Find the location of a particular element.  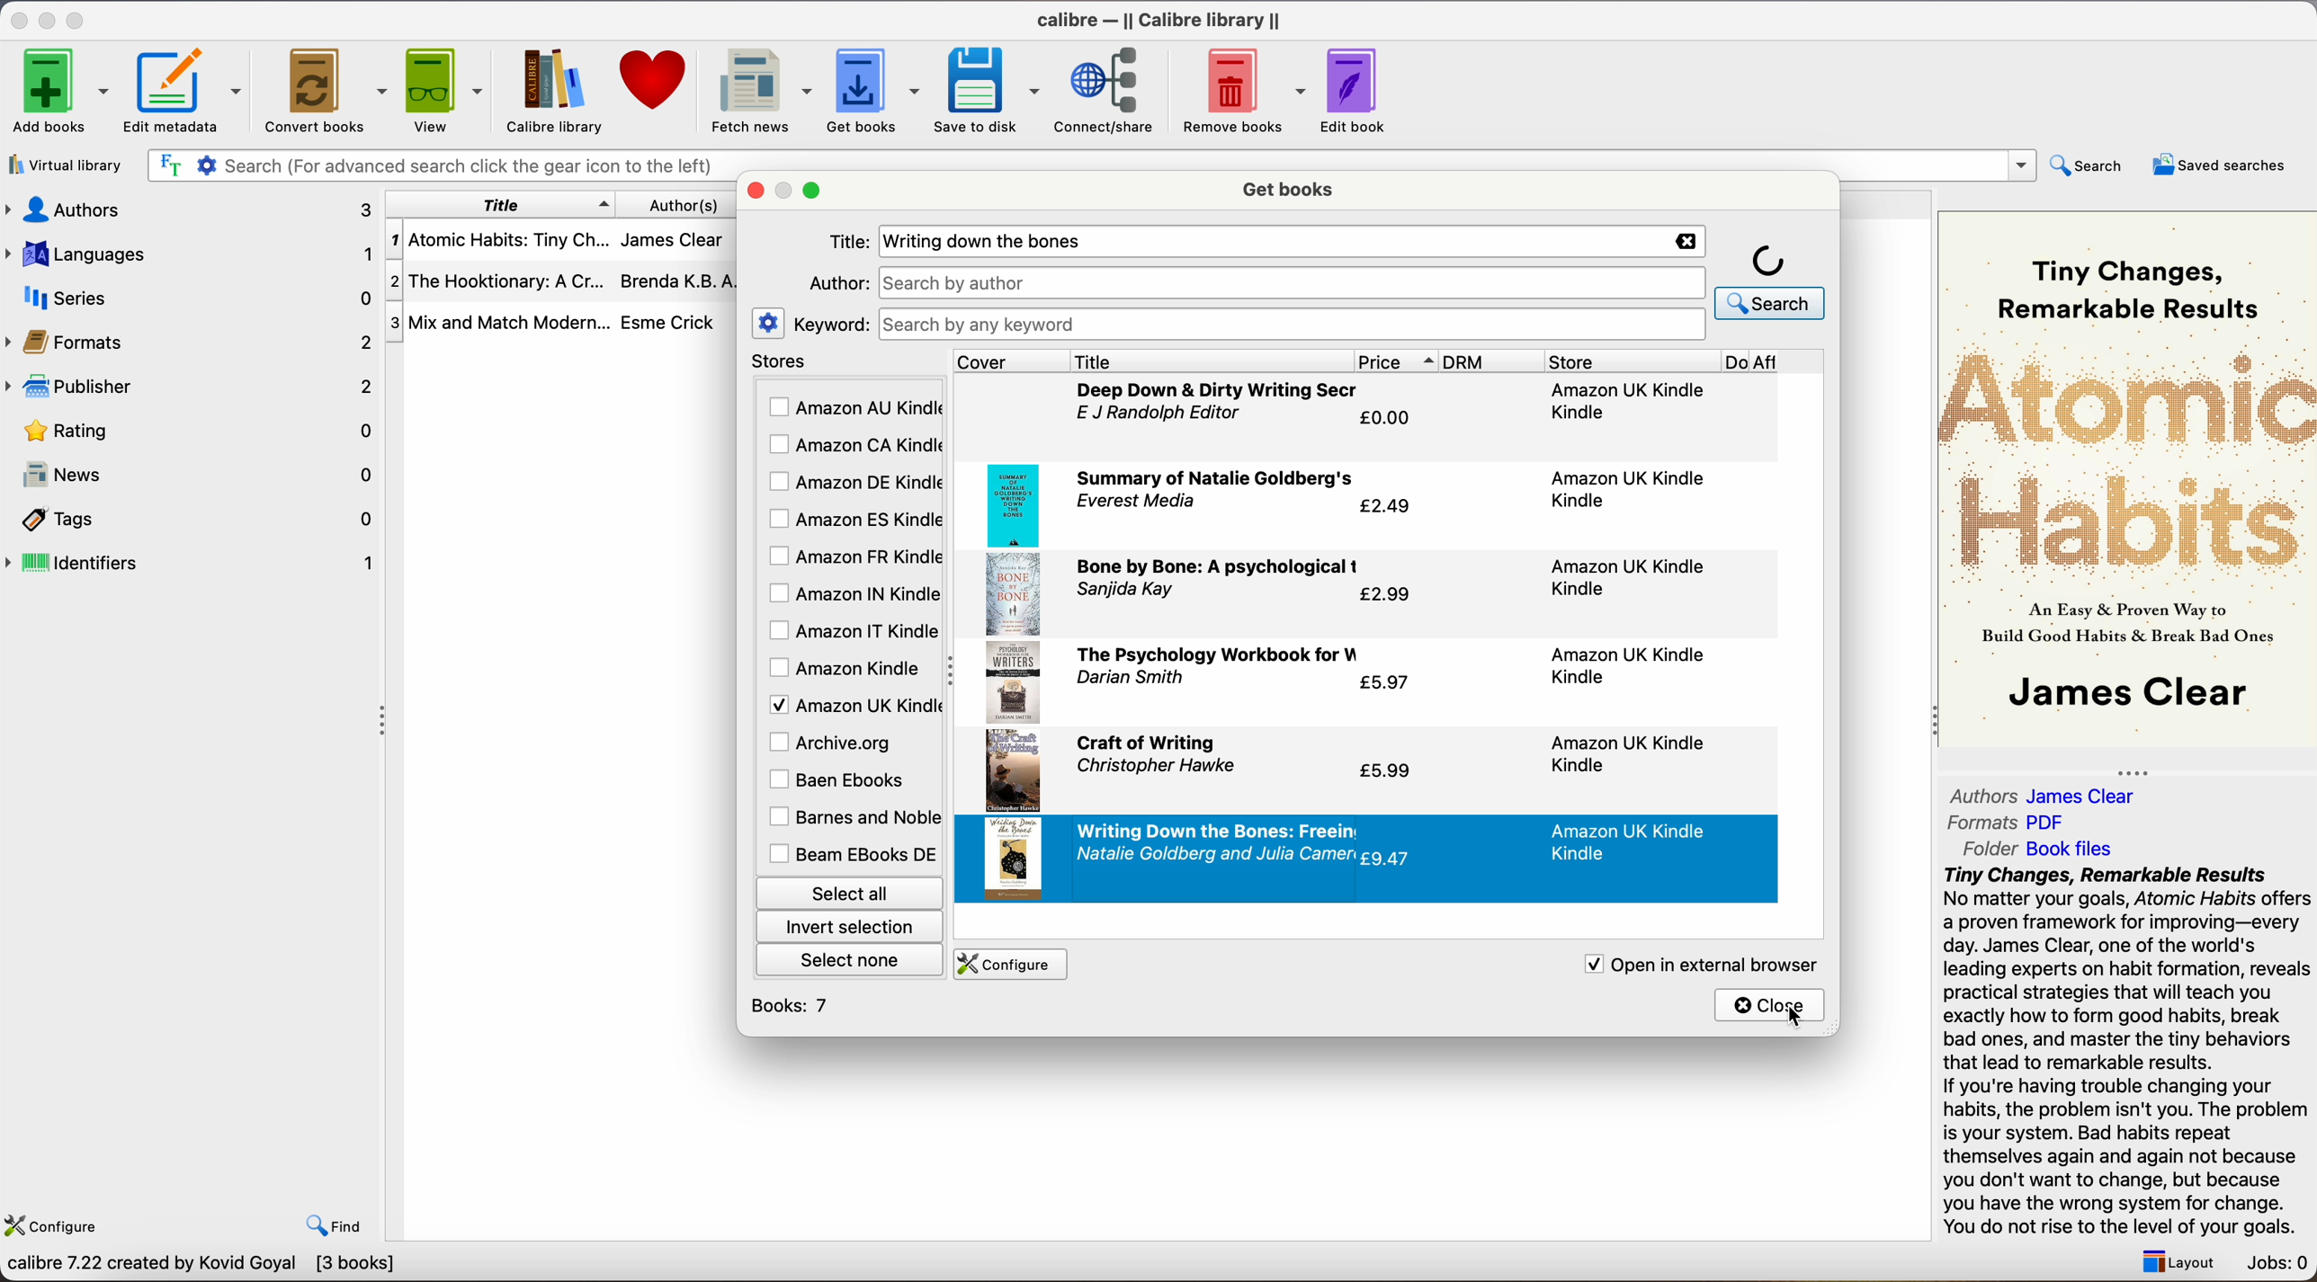

price is located at coordinates (1397, 361).